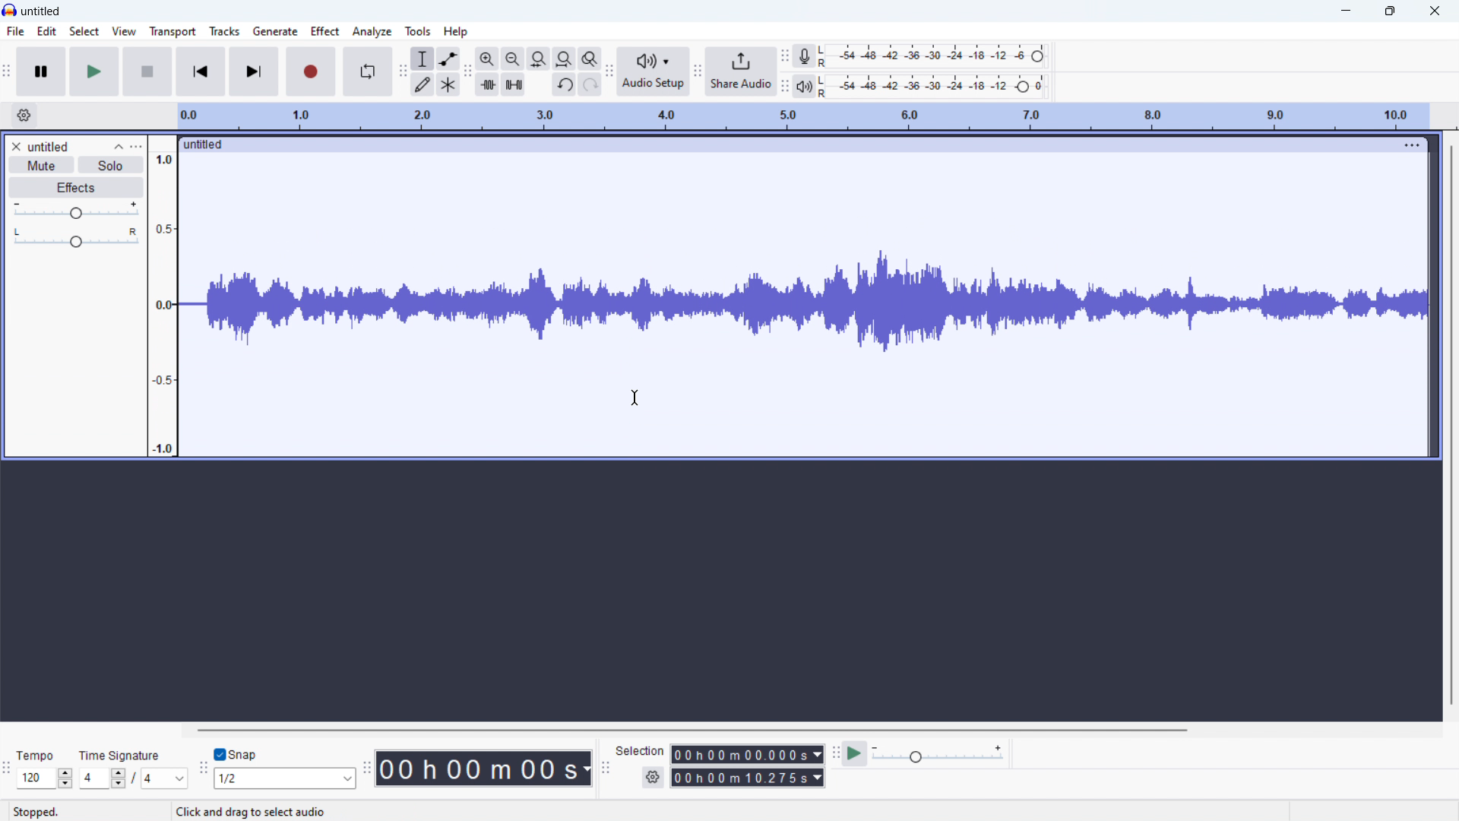 The width and height of the screenshot is (1459, 821). I want to click on analyze, so click(372, 32).